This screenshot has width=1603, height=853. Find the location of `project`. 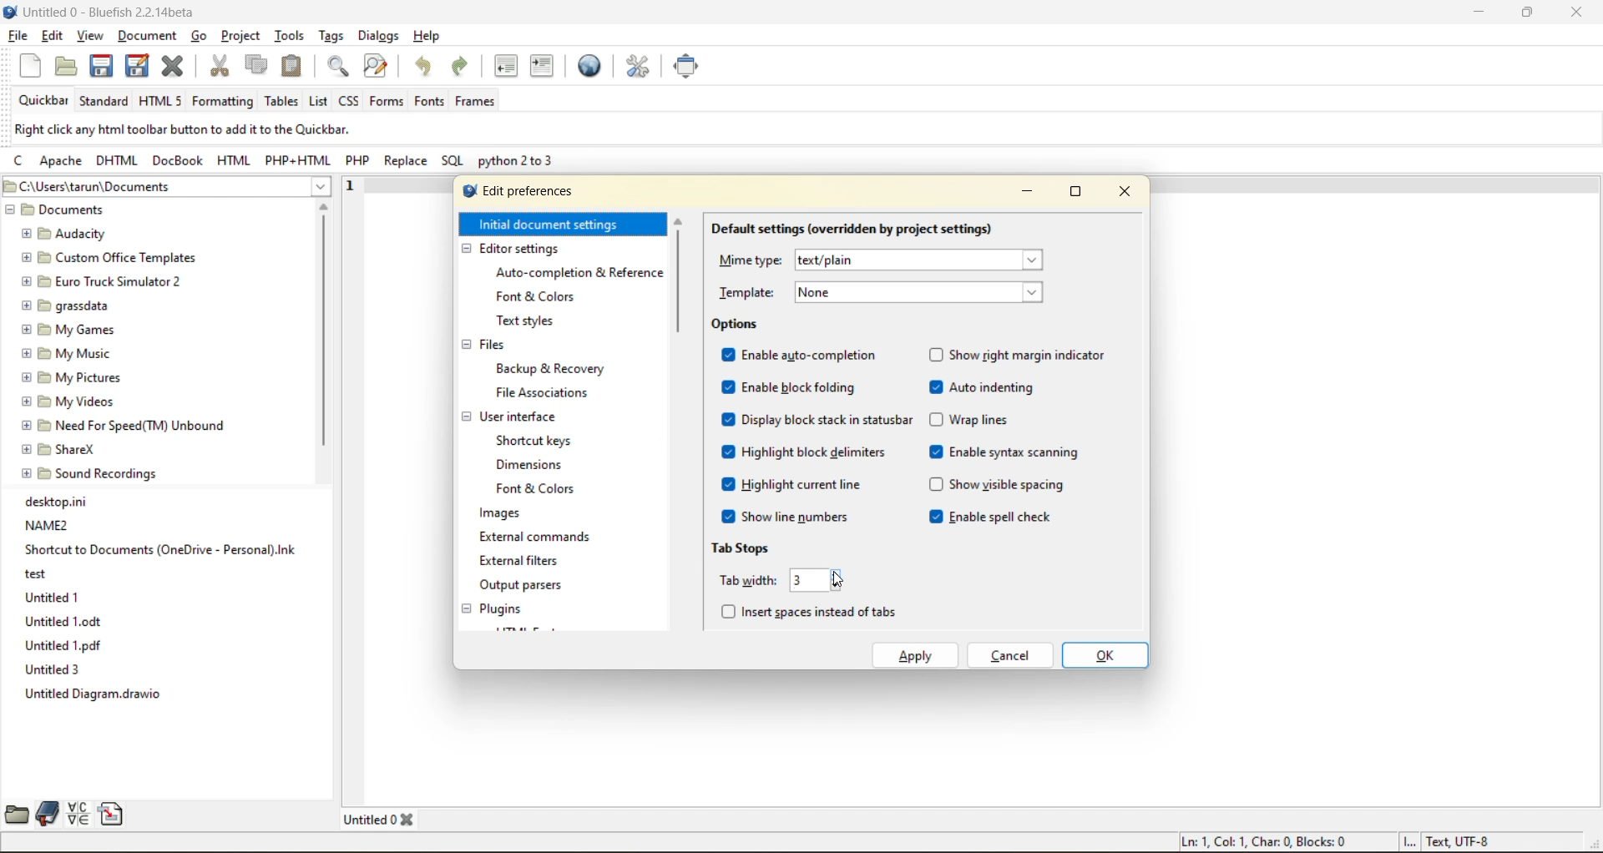

project is located at coordinates (241, 35).